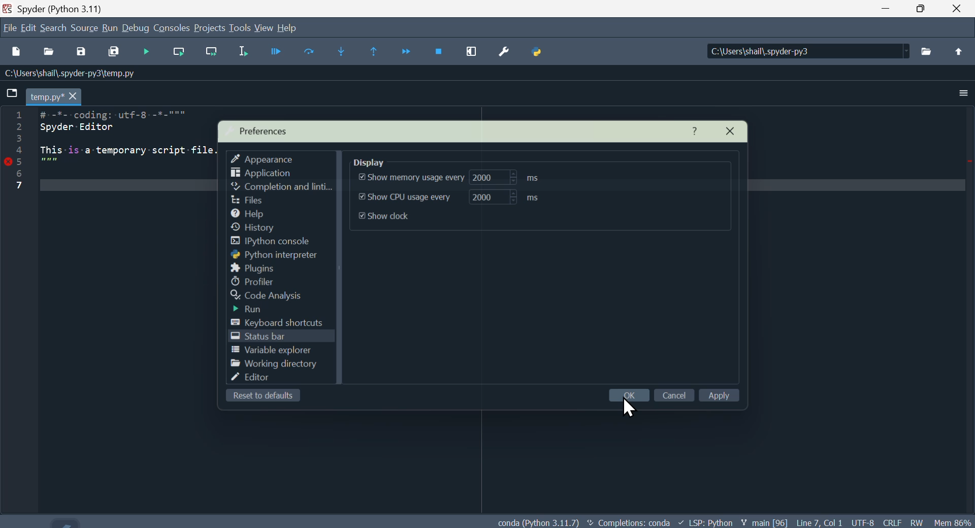 The width and height of the screenshot is (975, 528). Describe the element at coordinates (276, 296) in the screenshot. I see `Code analysis` at that location.